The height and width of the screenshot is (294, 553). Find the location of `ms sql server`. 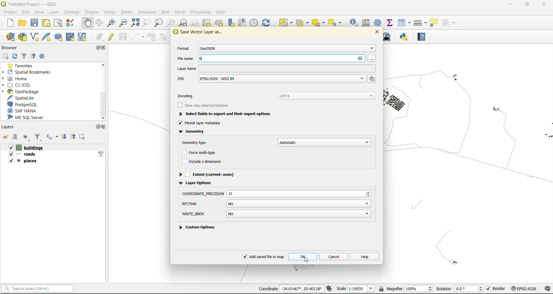

ms sql server is located at coordinates (28, 117).